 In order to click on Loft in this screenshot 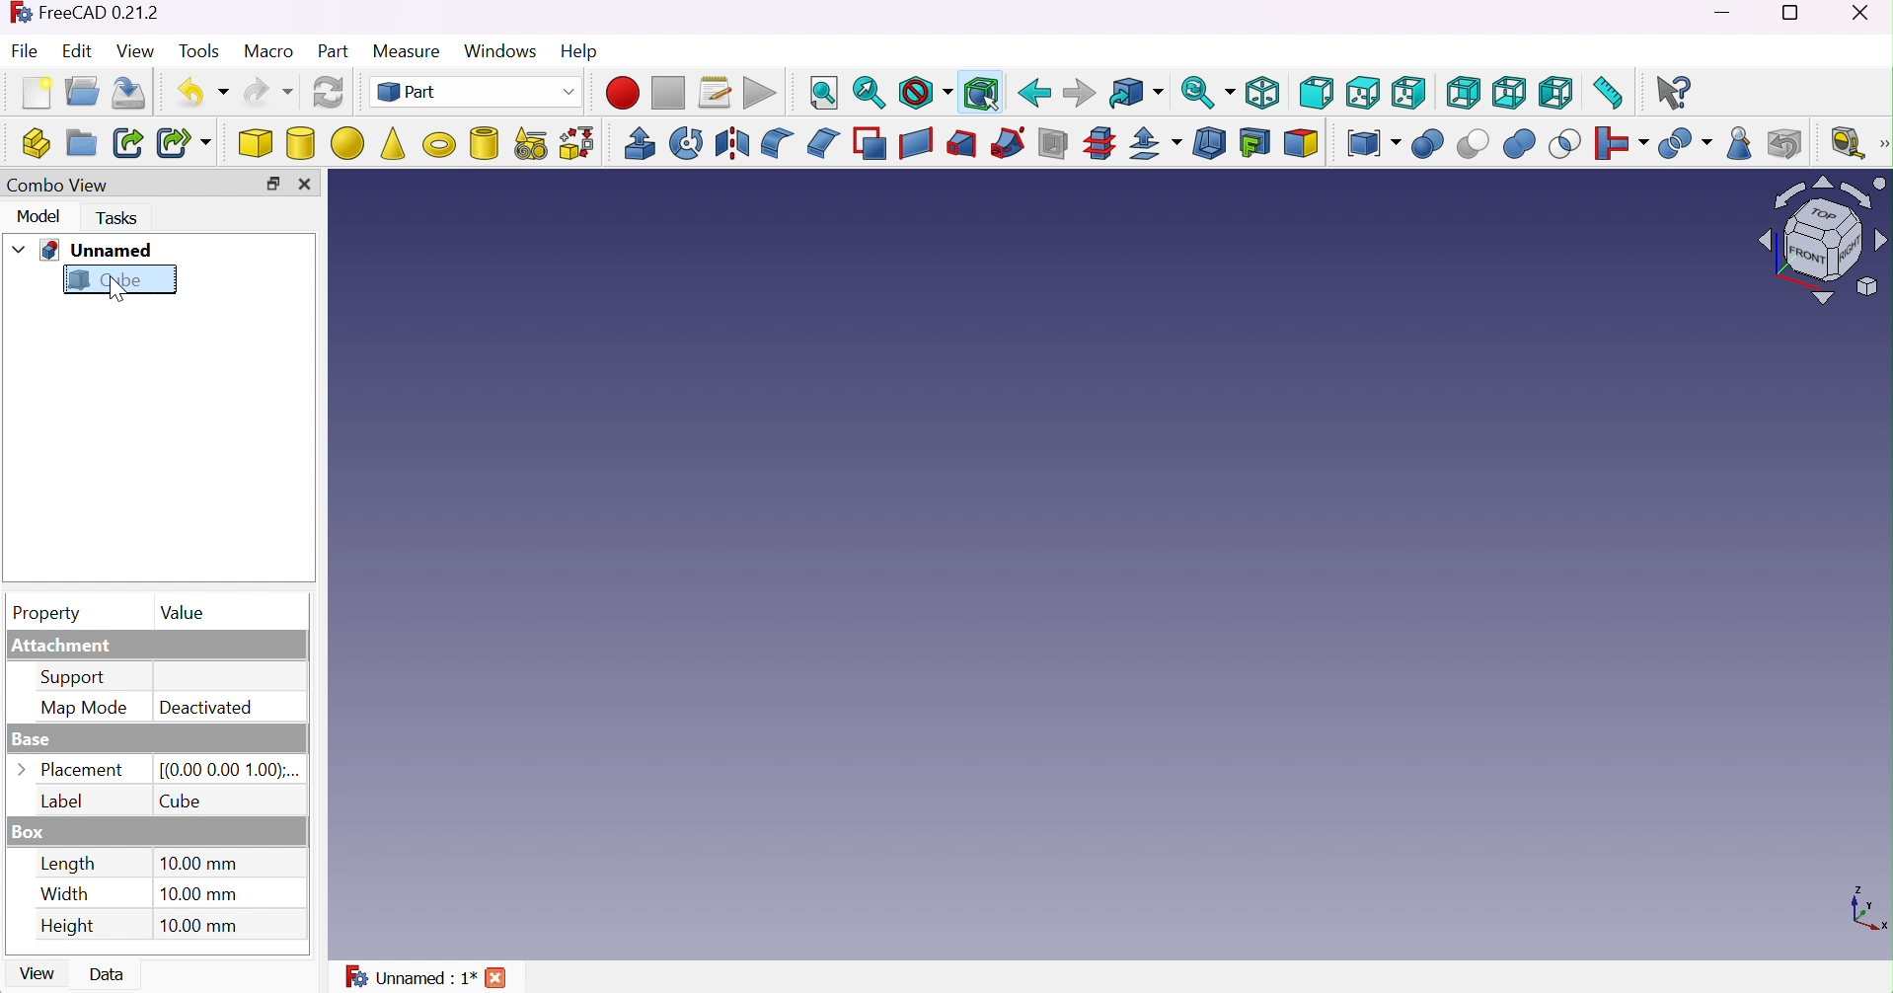, I will do `click(962, 143)`.